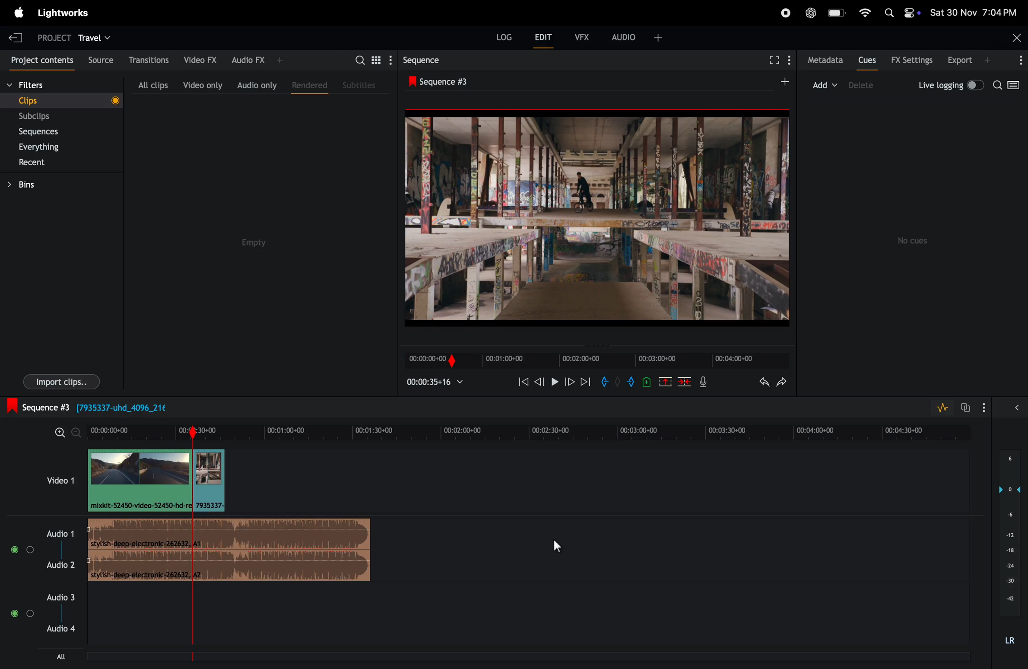  What do you see at coordinates (584, 38) in the screenshot?
I see `vfx` at bounding box center [584, 38].